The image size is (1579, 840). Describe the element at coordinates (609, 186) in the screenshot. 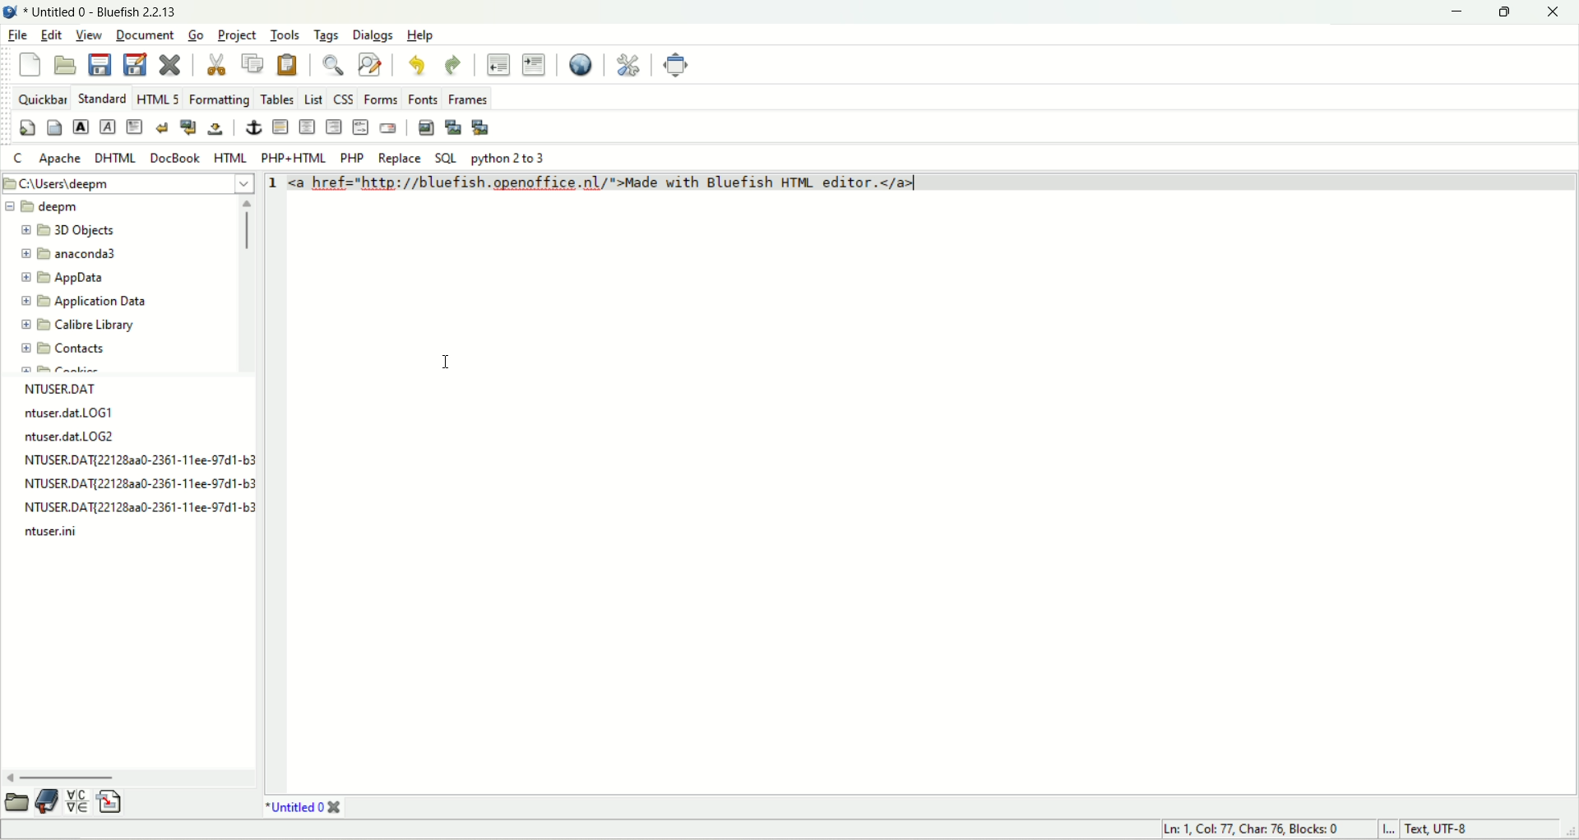

I see `code` at that location.